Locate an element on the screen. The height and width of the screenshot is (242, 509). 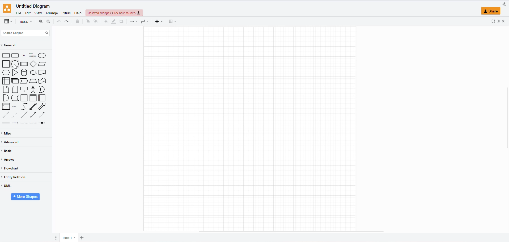
CONTAINER is located at coordinates (24, 98).